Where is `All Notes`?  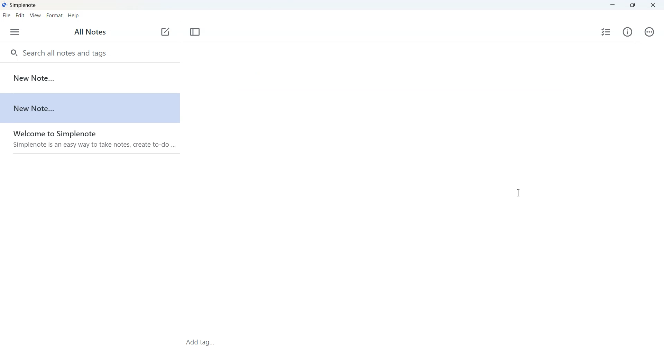 All Notes is located at coordinates (92, 32).